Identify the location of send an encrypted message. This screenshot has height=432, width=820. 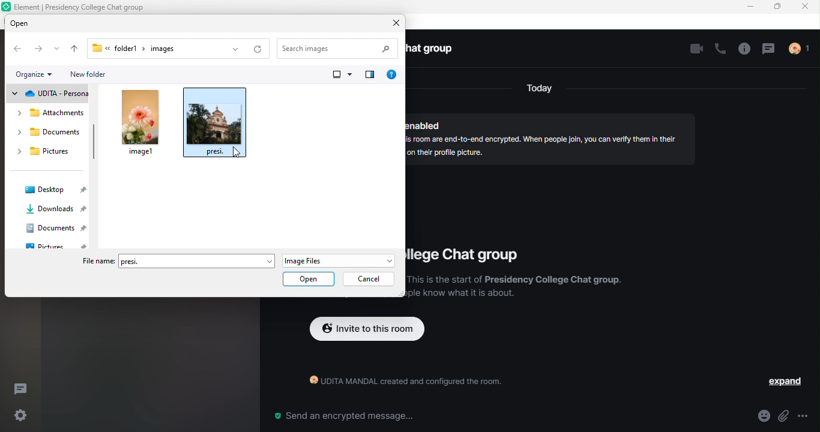
(343, 416).